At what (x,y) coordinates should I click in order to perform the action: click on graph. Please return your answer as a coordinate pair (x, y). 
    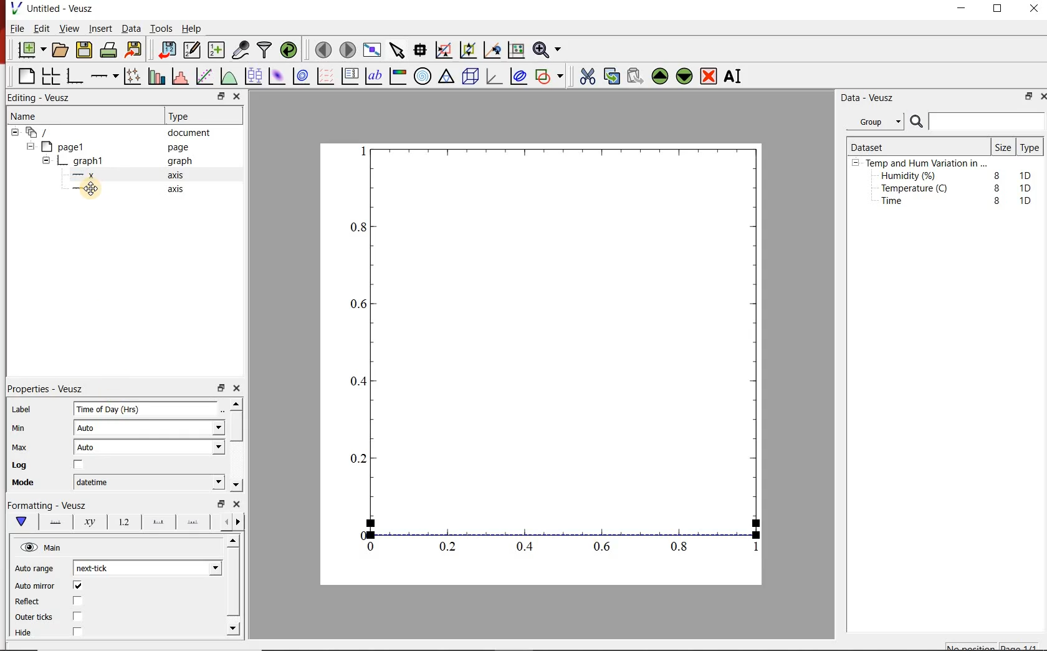
    Looking at the image, I should click on (89, 160).